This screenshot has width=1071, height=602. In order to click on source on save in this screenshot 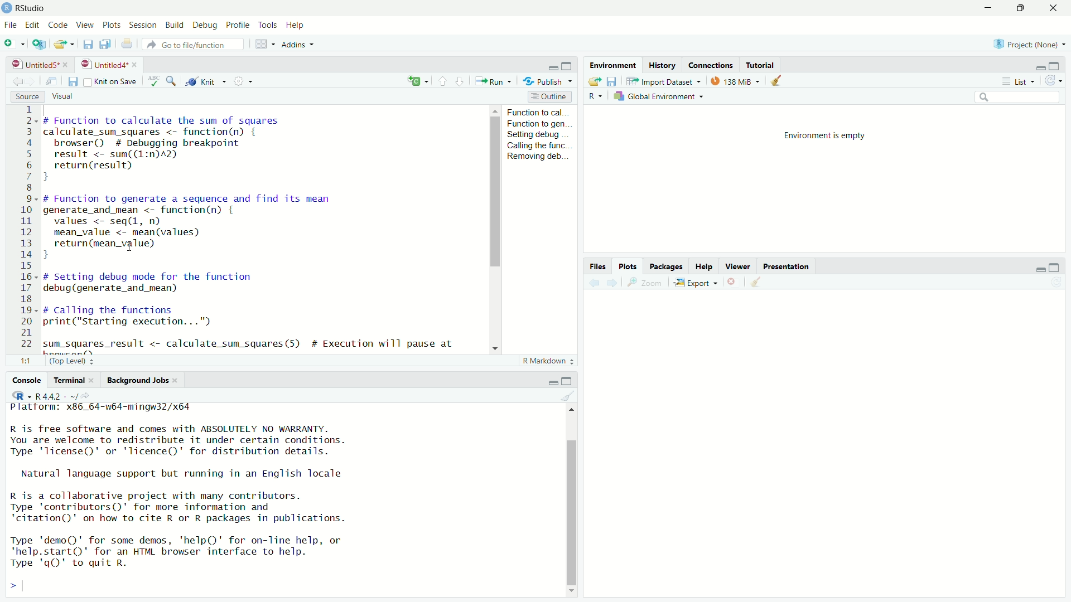, I will do `click(109, 81)`.